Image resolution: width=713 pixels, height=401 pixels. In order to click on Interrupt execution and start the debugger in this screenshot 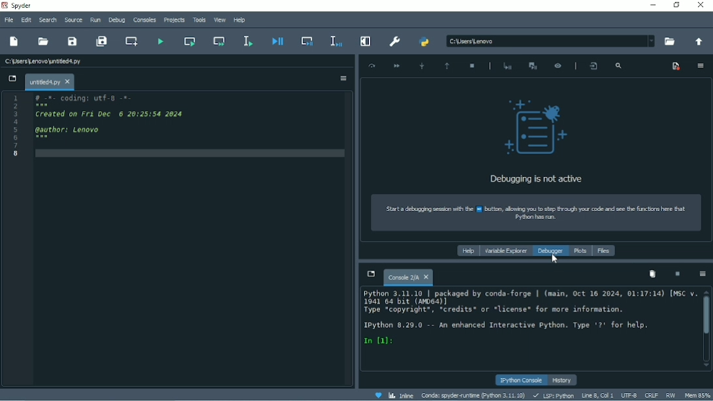, I will do `click(535, 66)`.